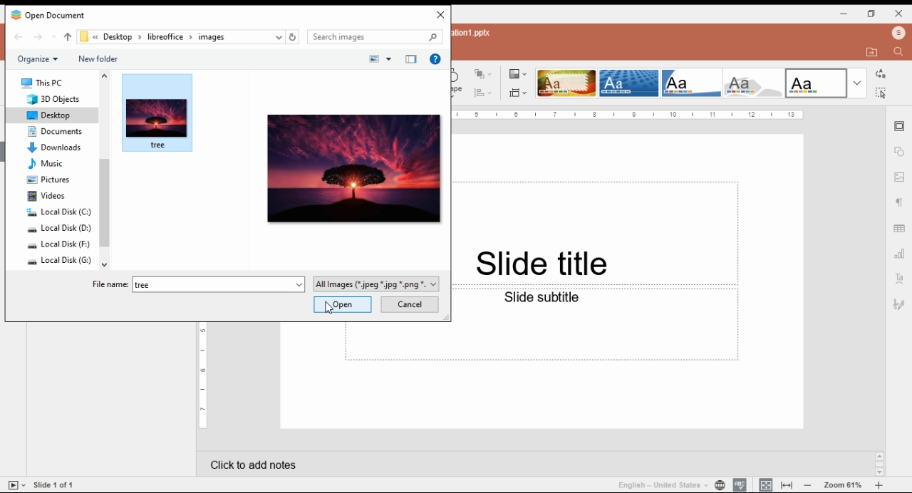 This screenshot has width=912, height=493. What do you see at coordinates (871, 14) in the screenshot?
I see `restore` at bounding box center [871, 14].